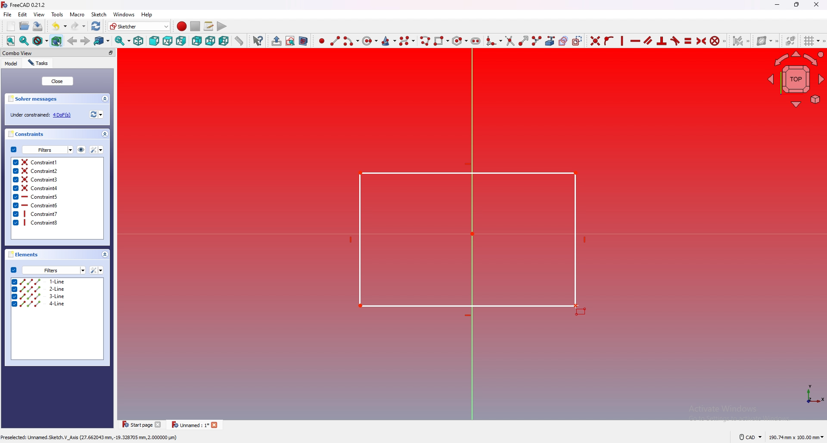 This screenshot has height=443, width=827. What do you see at coordinates (38, 27) in the screenshot?
I see `save` at bounding box center [38, 27].